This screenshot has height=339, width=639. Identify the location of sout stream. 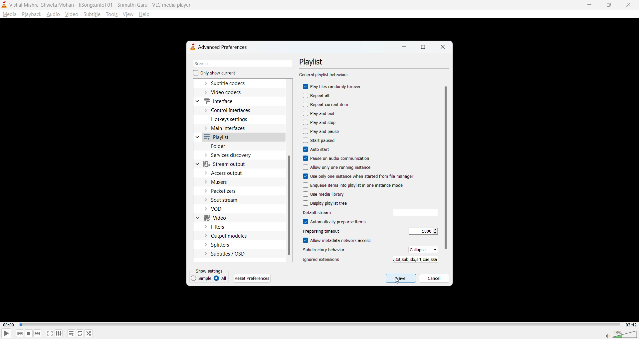
(227, 199).